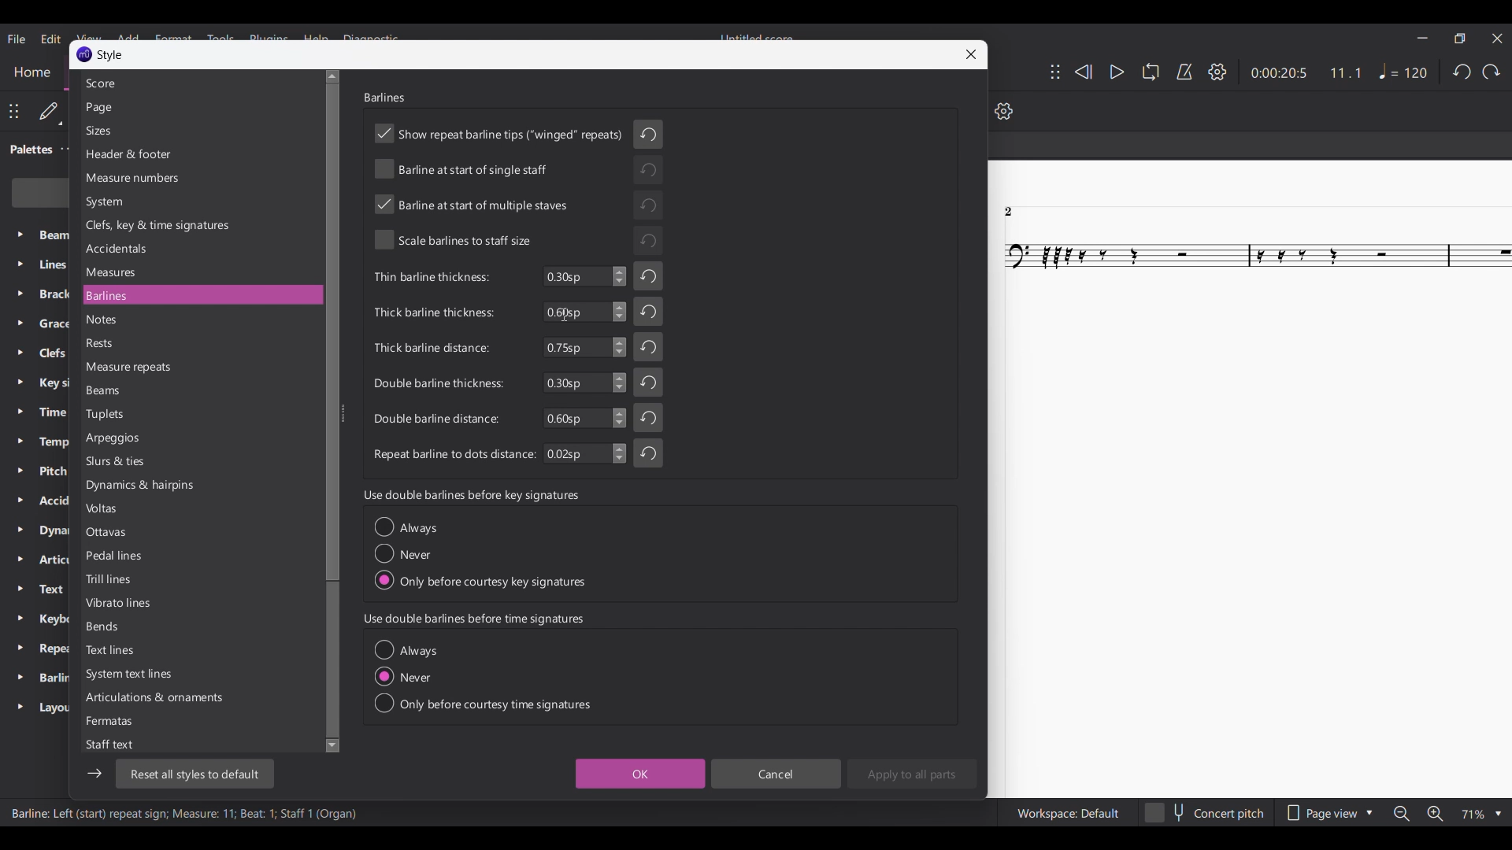  Describe the element at coordinates (1435, 813) in the screenshot. I see `Zoom in` at that location.